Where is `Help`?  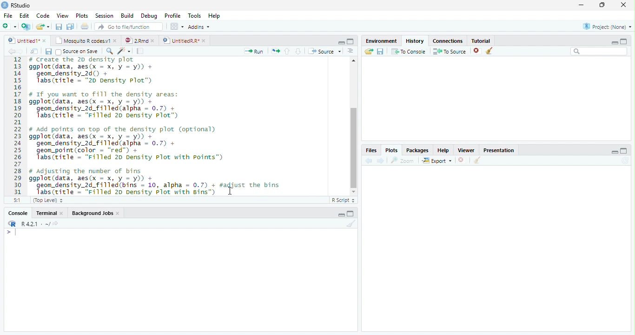 Help is located at coordinates (443, 151).